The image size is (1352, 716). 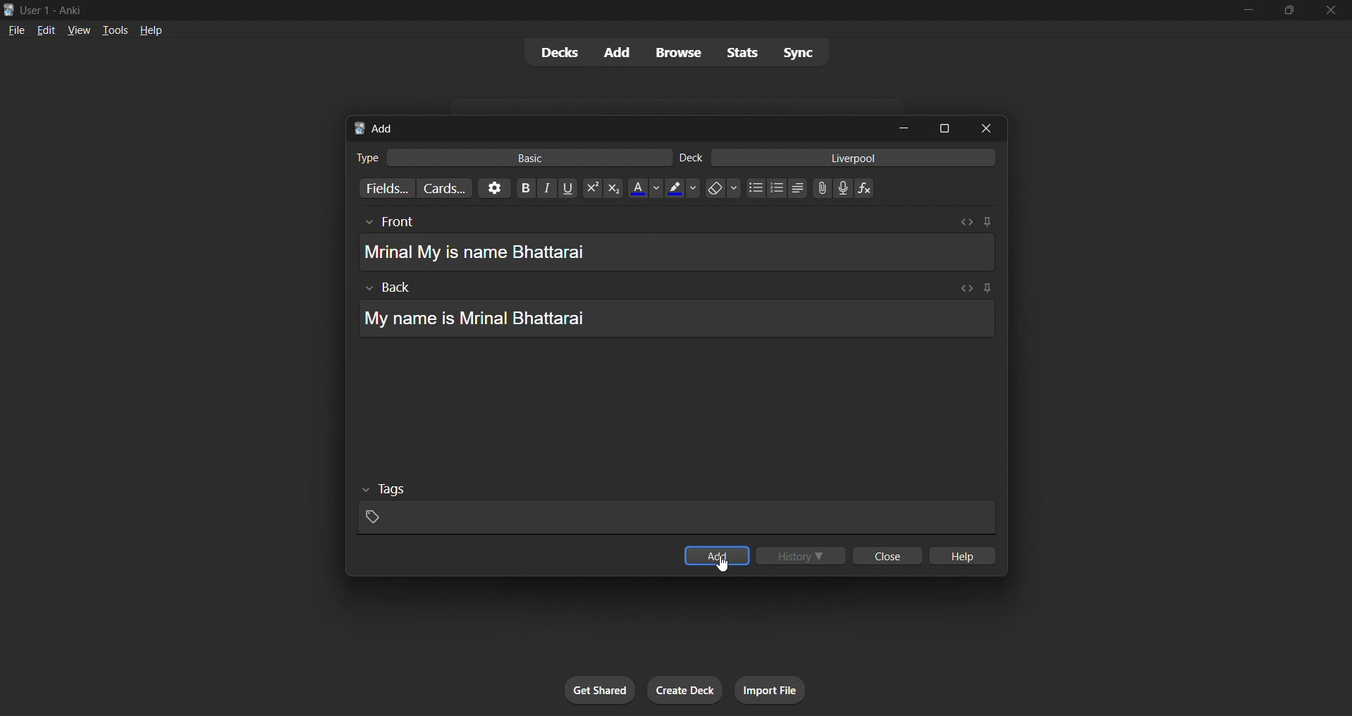 I want to click on sync, so click(x=794, y=53).